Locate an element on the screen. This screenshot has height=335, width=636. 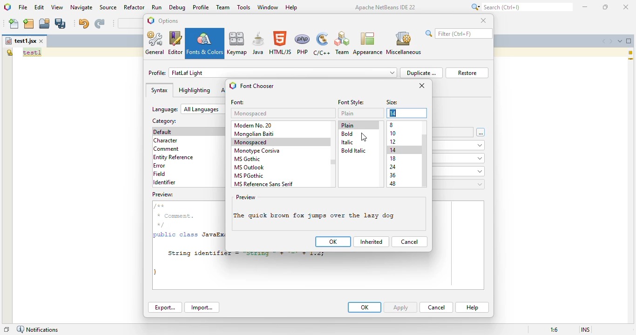
error is located at coordinates (159, 166).